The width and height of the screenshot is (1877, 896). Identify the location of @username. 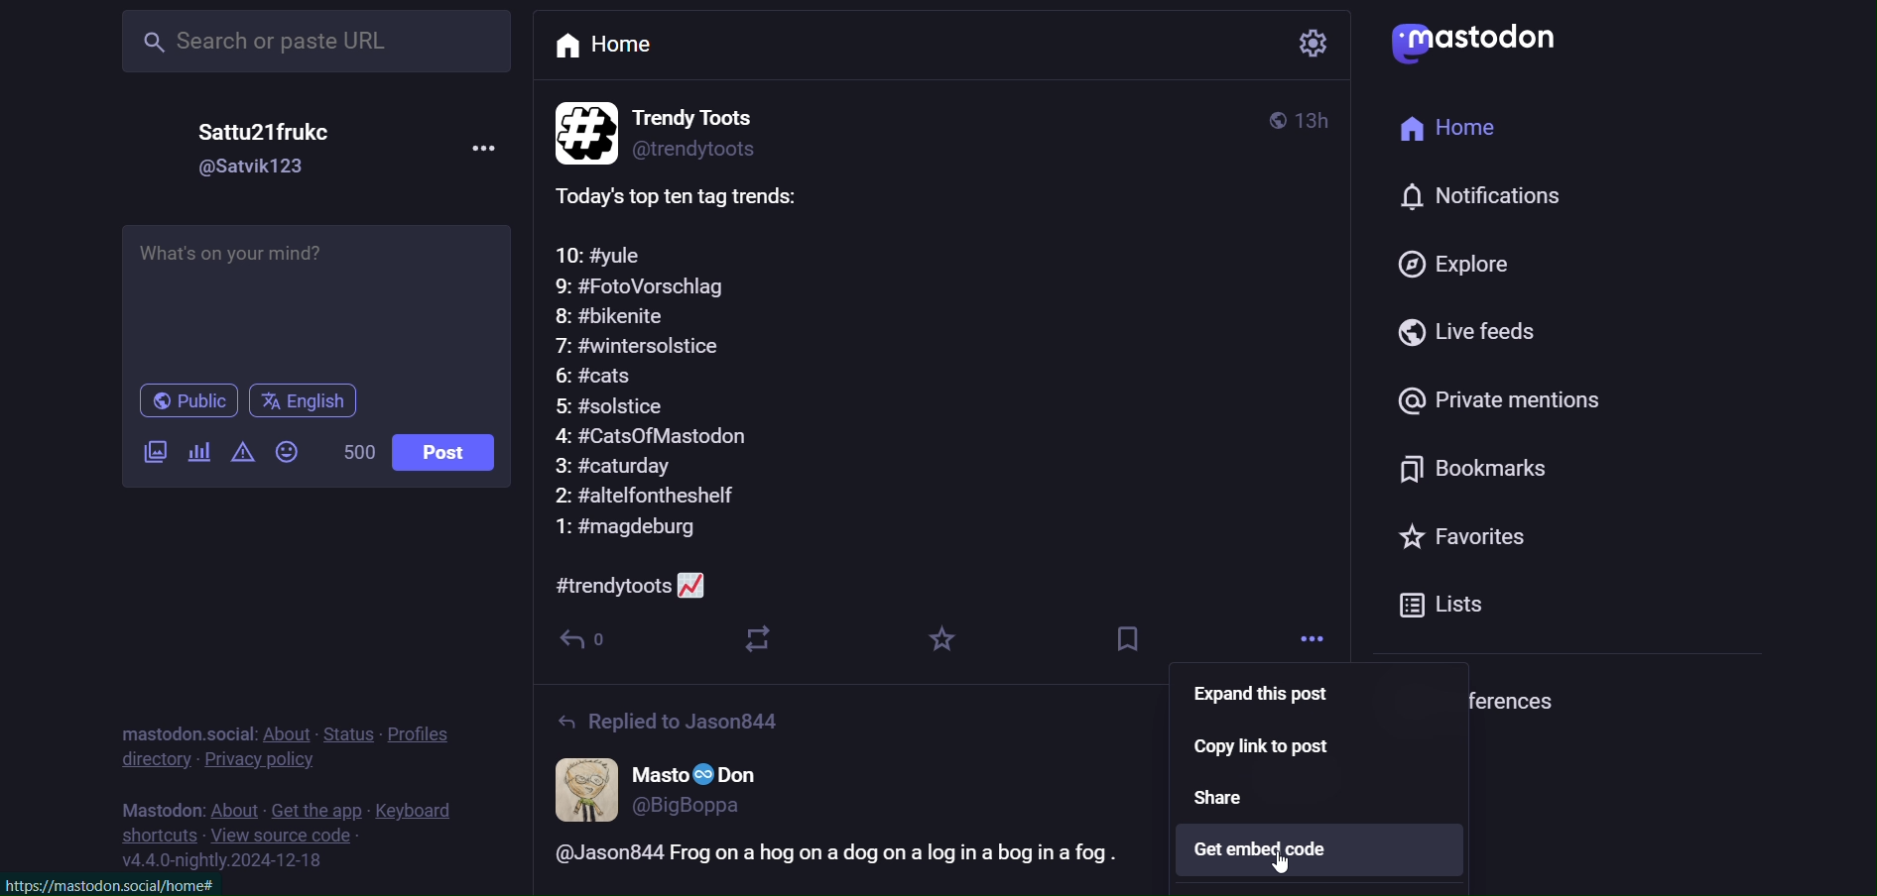
(253, 171).